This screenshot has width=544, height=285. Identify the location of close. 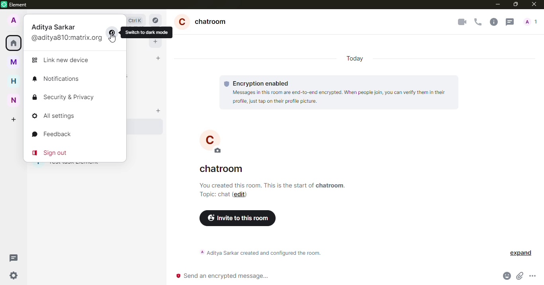
(533, 4).